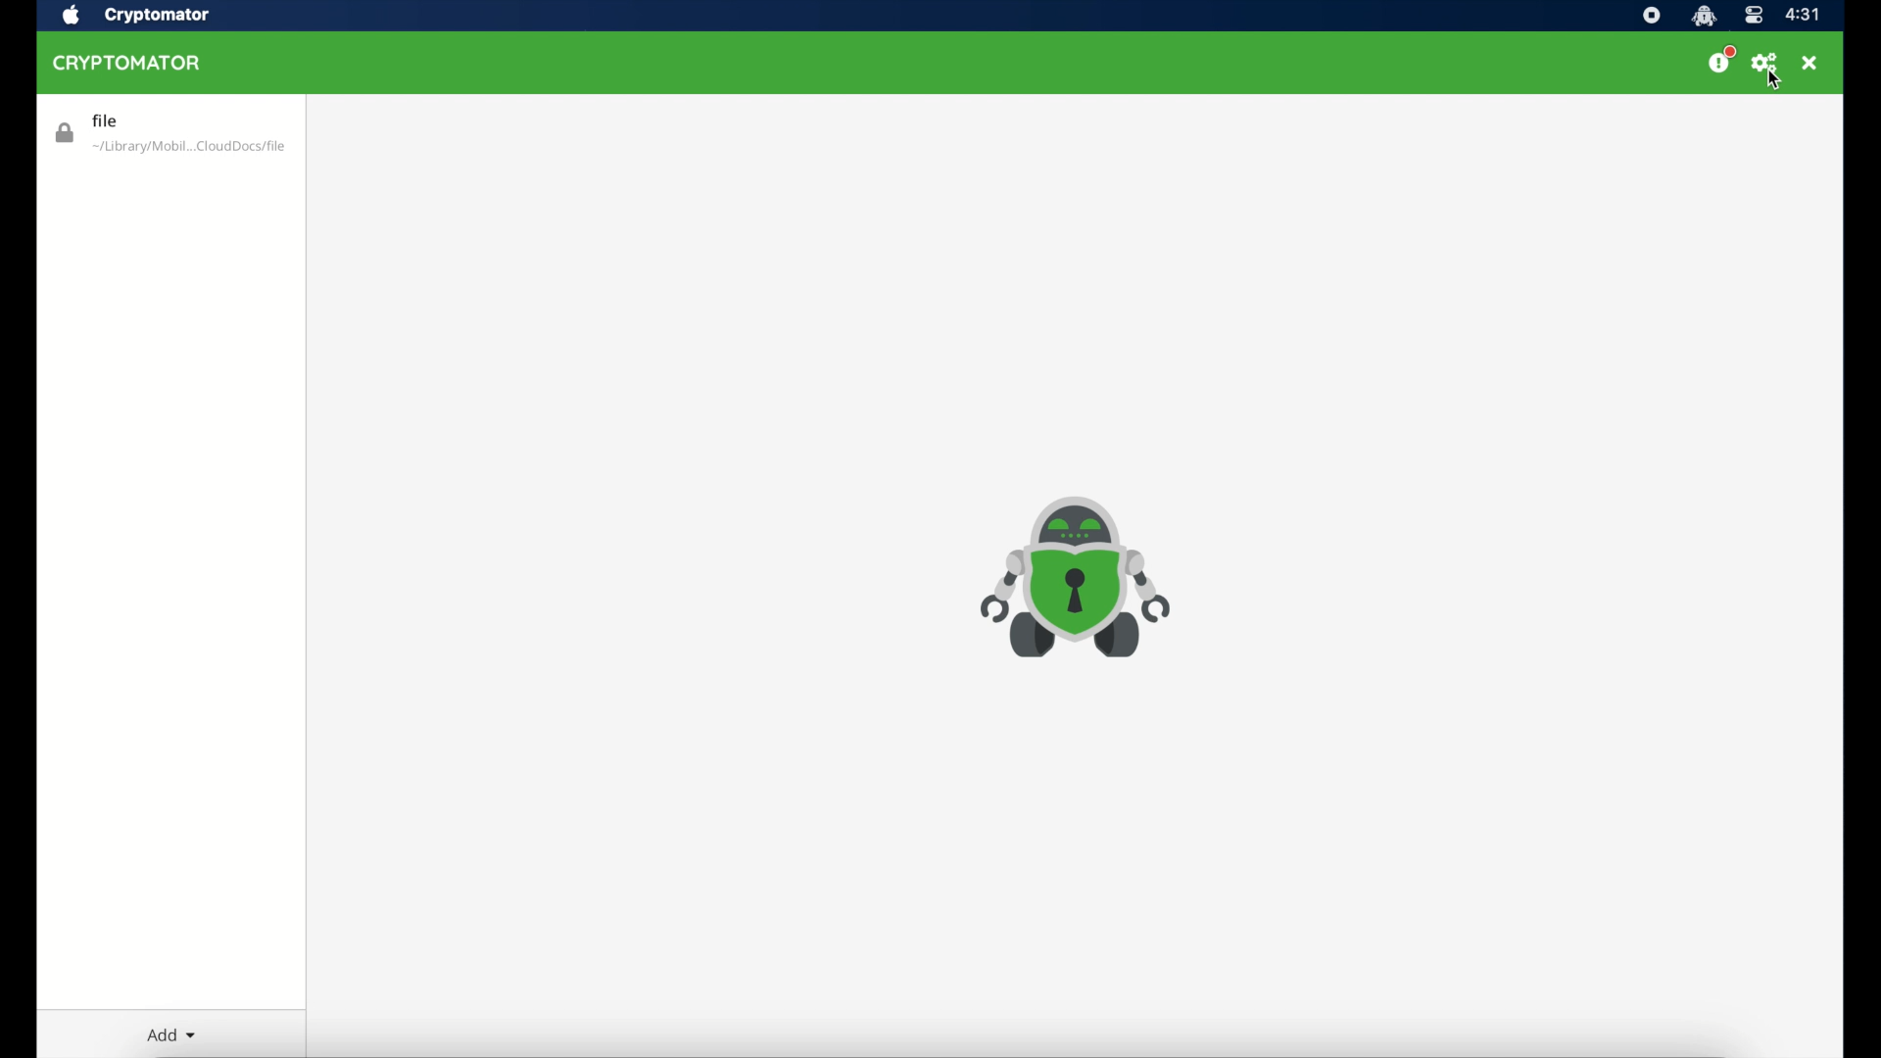 Image resolution: width=1881 pixels, height=1058 pixels. Describe the element at coordinates (1718, 61) in the screenshot. I see `donate ` at that location.